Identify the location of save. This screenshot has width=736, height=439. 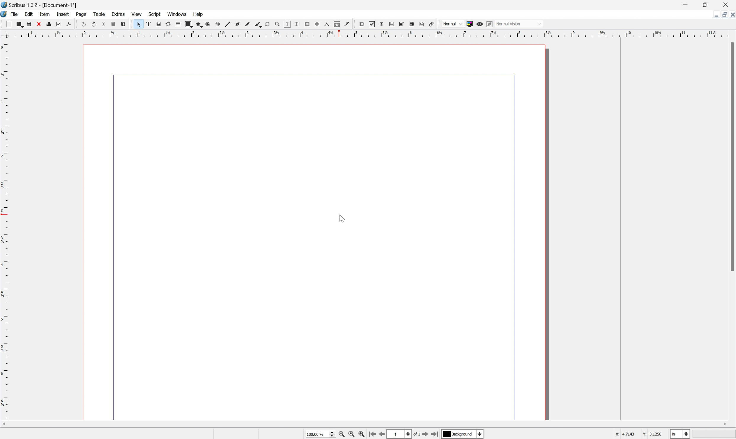
(29, 23).